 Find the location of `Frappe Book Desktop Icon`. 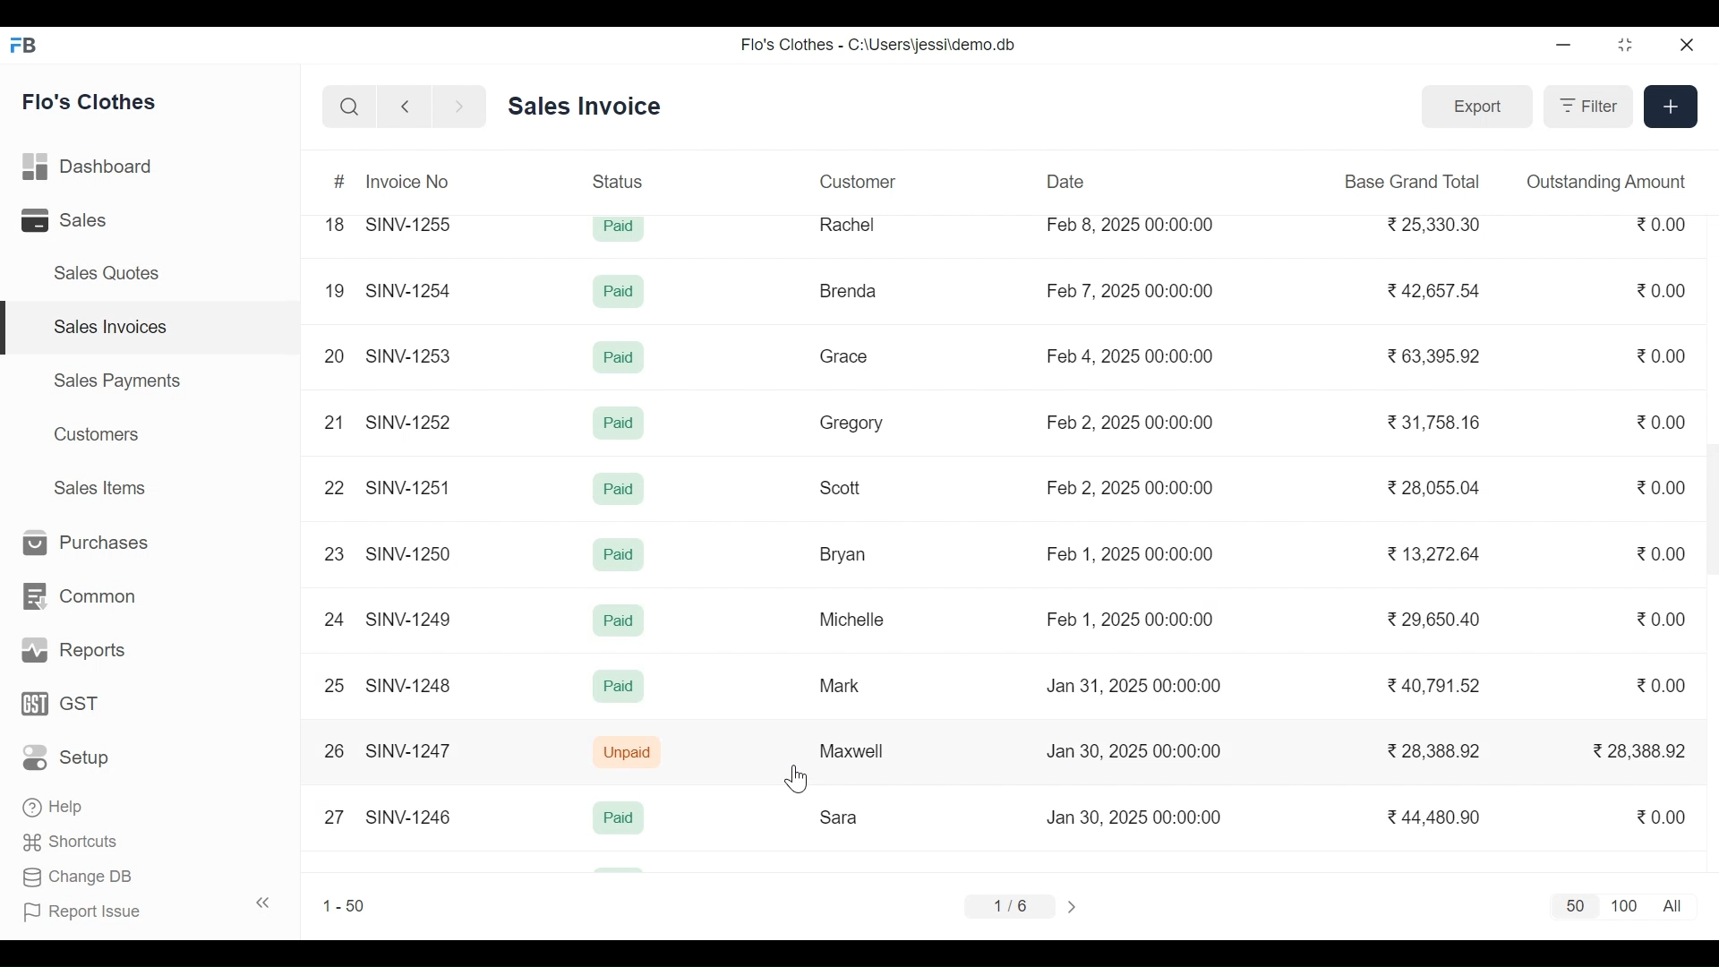

Frappe Book Desktop Icon is located at coordinates (30, 46).